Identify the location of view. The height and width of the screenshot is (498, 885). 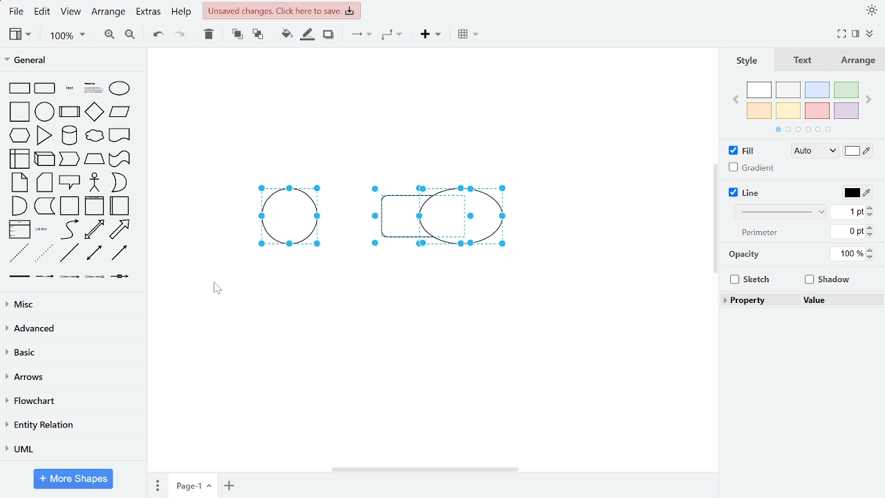
(21, 35).